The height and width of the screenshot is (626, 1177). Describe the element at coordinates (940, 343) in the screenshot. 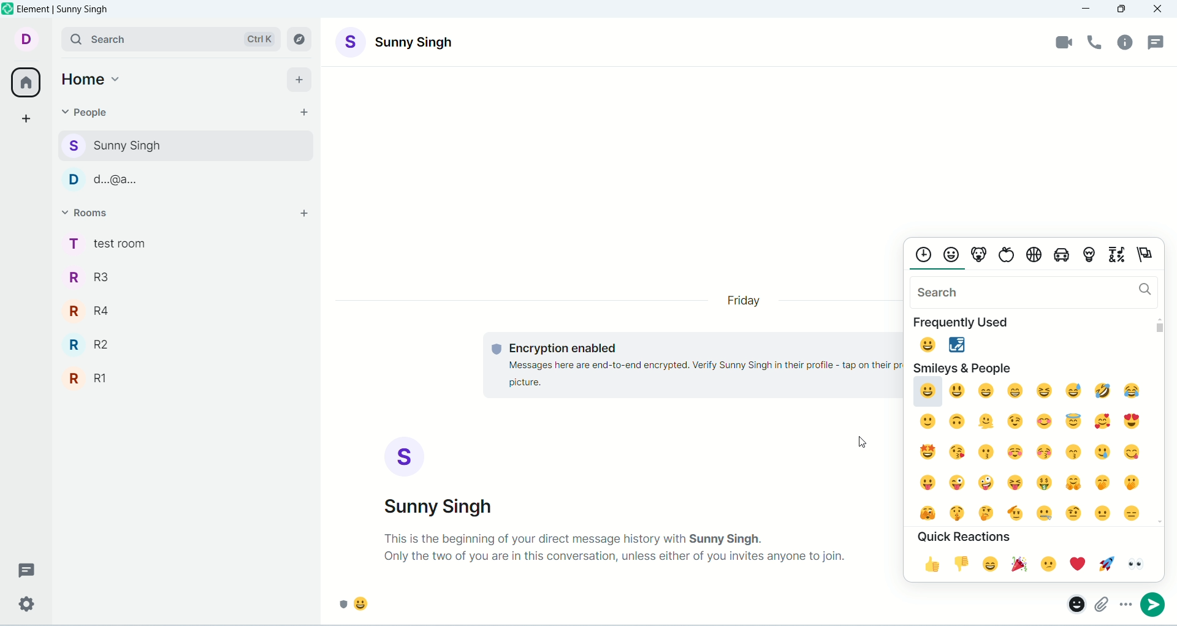

I see `frequently used emojis` at that location.